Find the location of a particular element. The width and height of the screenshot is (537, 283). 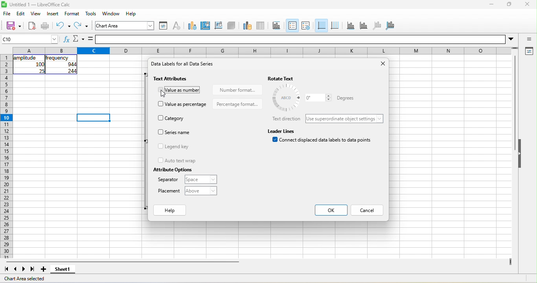

100 is located at coordinates (40, 64).